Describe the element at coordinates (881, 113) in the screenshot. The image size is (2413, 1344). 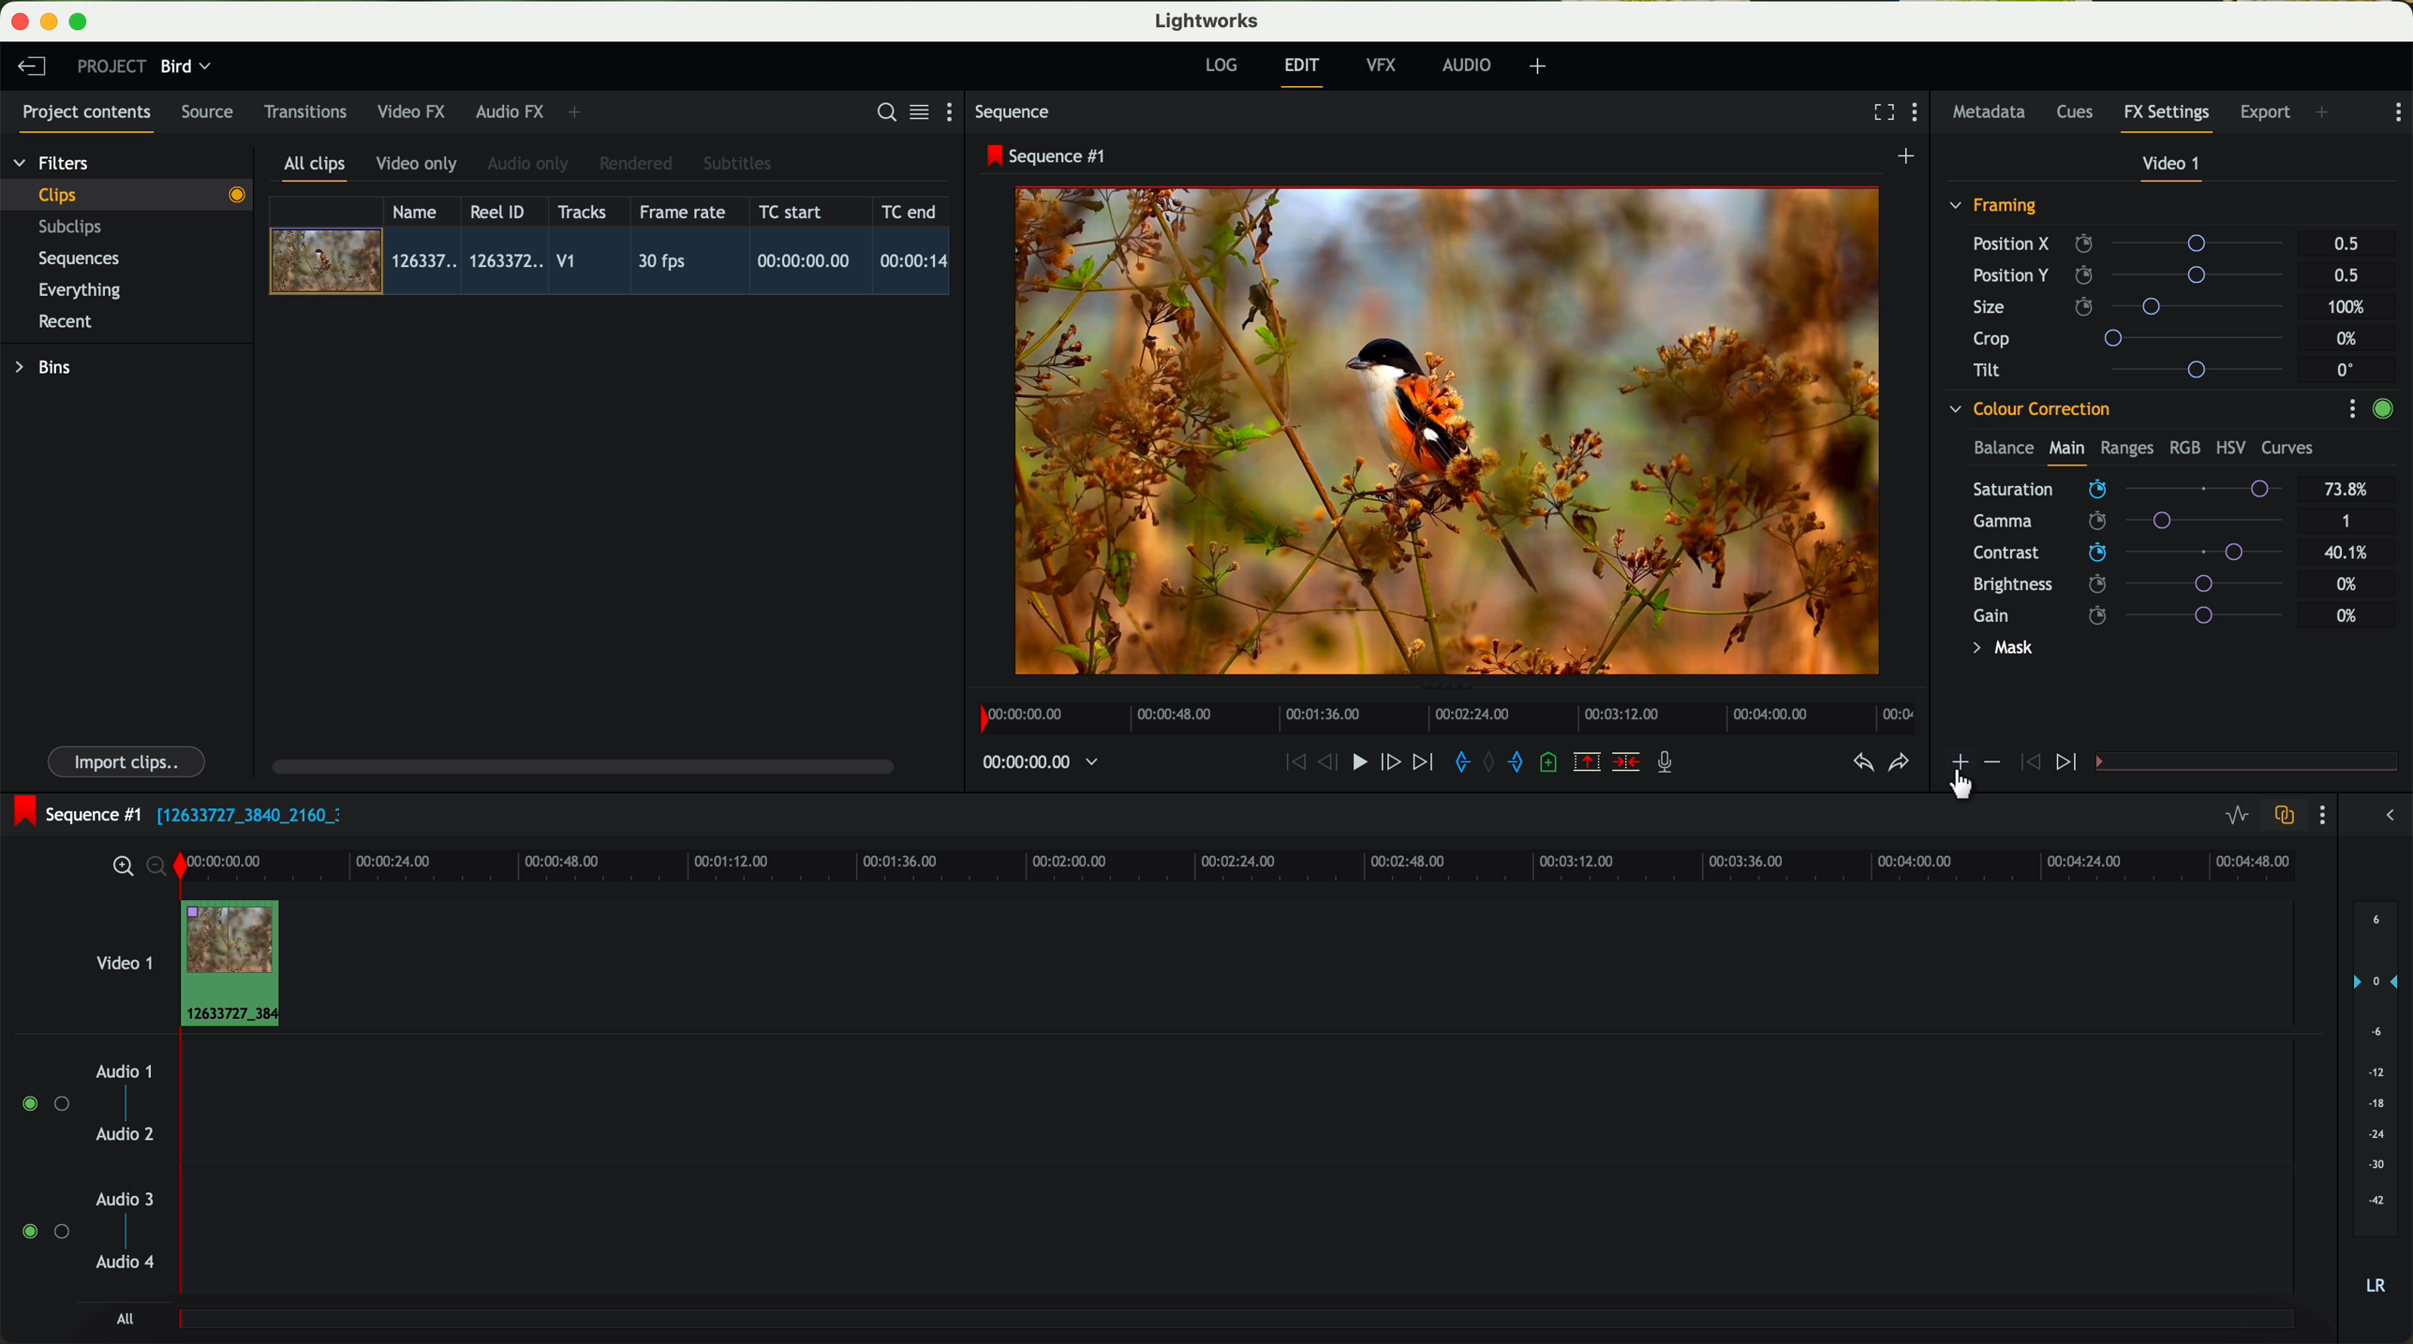
I see `search for assets or bins` at that location.